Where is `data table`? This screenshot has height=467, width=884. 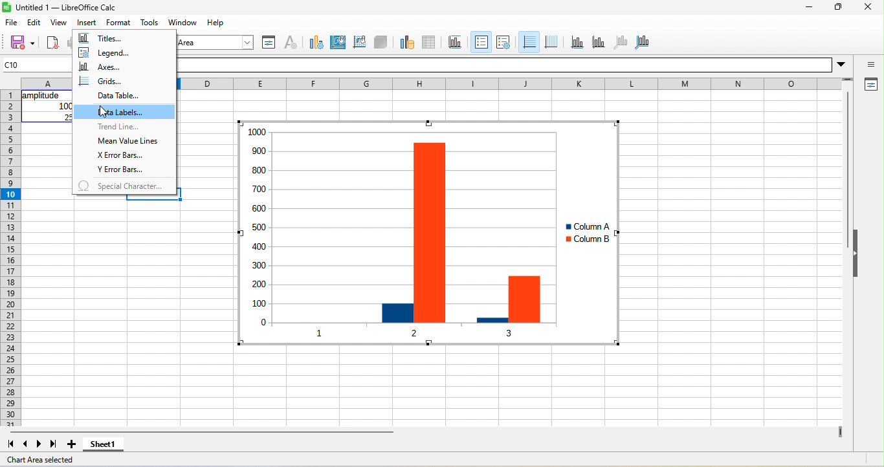 data table is located at coordinates (116, 96).